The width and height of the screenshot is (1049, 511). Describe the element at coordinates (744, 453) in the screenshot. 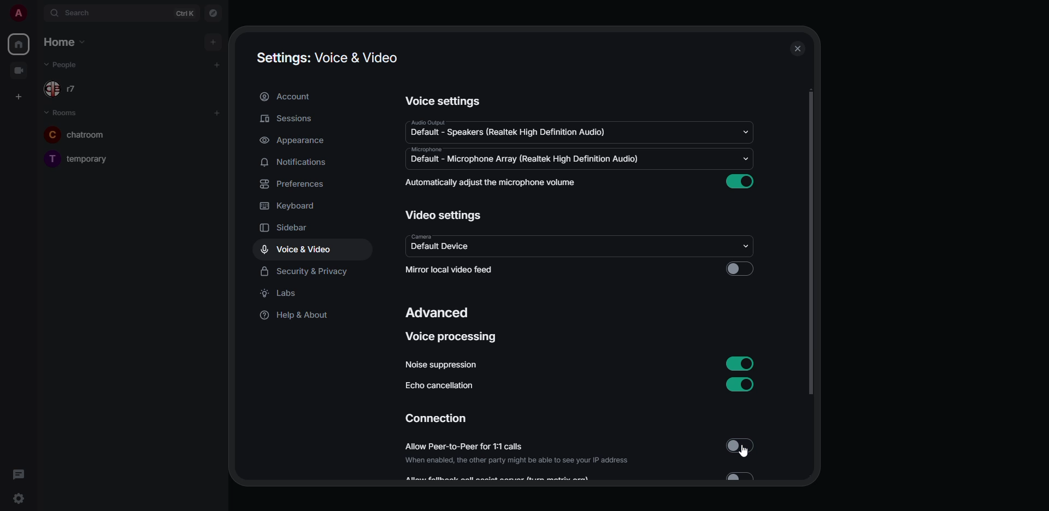

I see `cursor` at that location.